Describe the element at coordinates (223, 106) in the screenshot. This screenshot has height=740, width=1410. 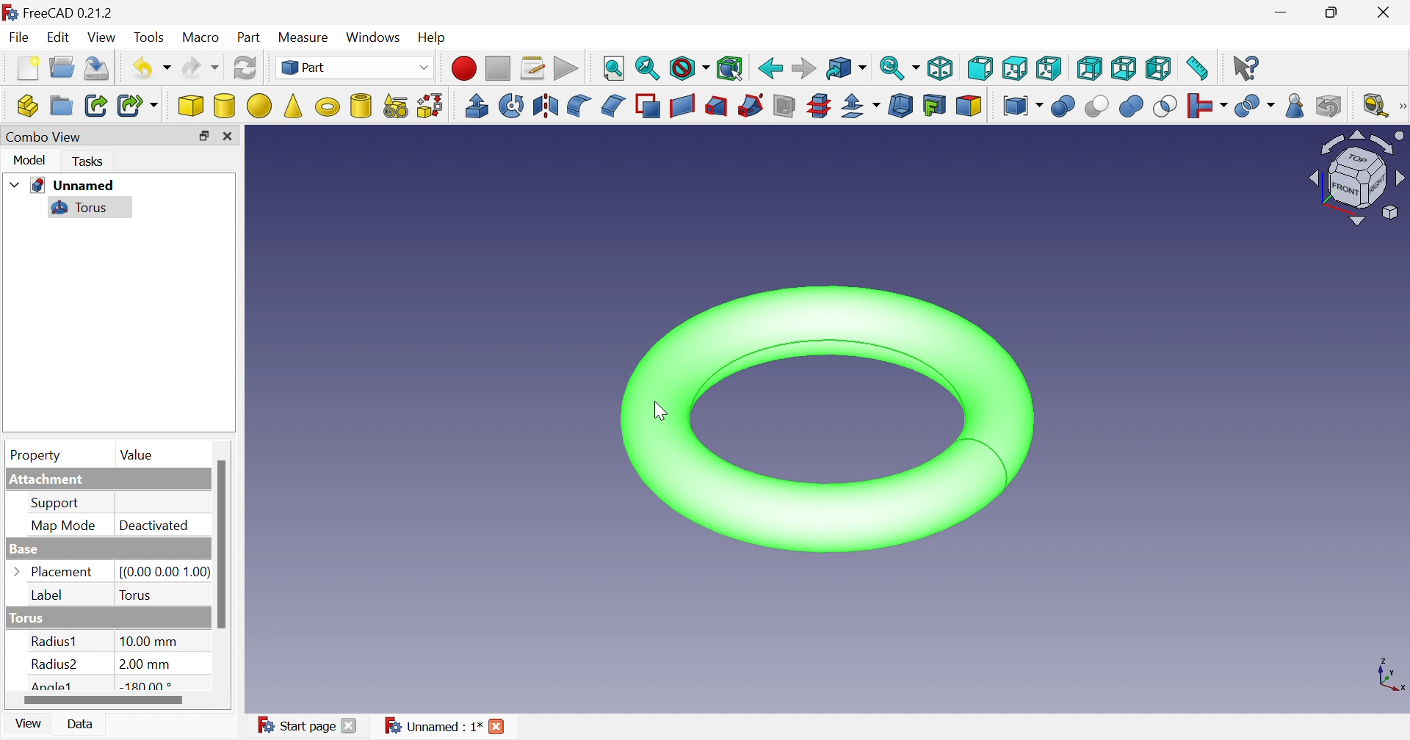
I see `Cylinder` at that location.